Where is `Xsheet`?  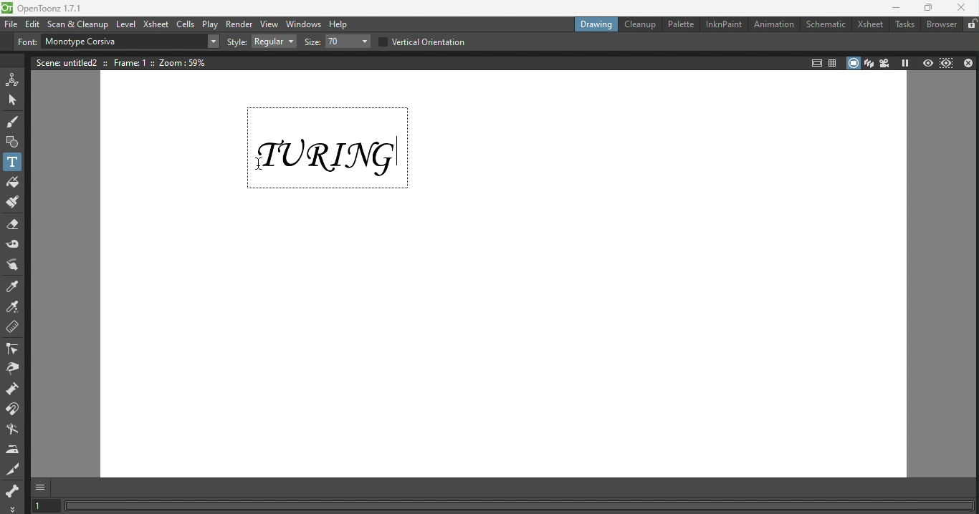
Xsheet is located at coordinates (869, 25).